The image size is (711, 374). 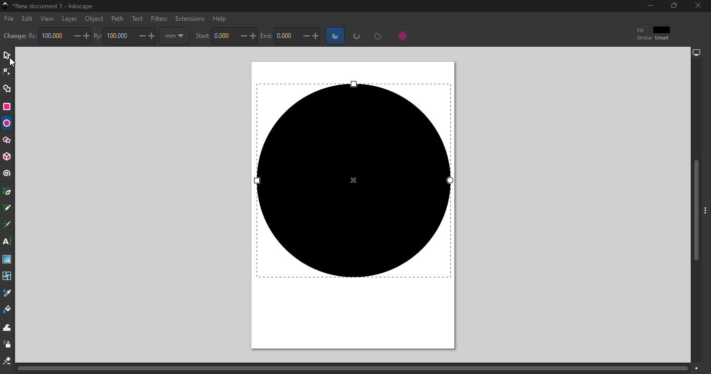 I want to click on Shape builder tool, so click(x=7, y=89).